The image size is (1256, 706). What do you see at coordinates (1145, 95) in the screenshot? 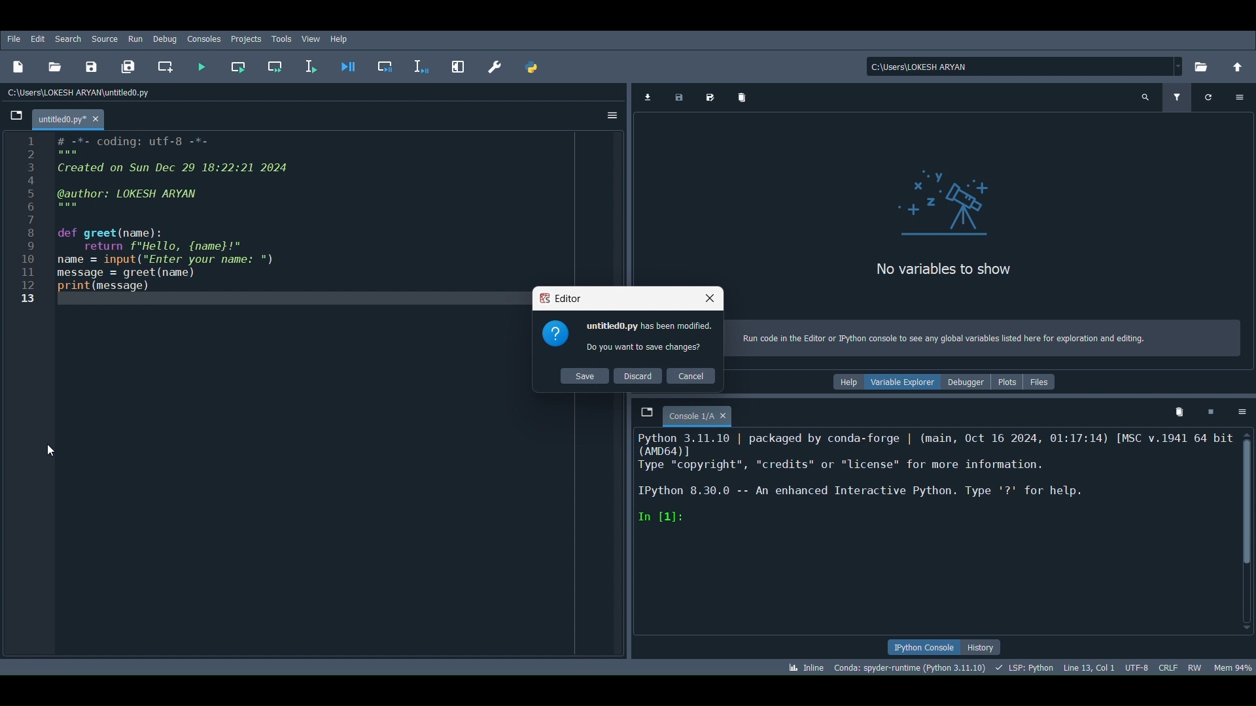
I see `Search variable names and types (Ctrl + F)` at bounding box center [1145, 95].